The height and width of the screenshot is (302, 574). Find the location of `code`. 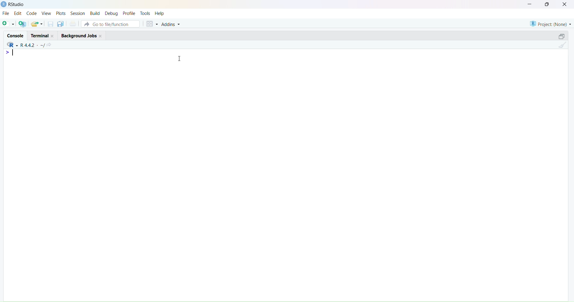

code is located at coordinates (31, 13).